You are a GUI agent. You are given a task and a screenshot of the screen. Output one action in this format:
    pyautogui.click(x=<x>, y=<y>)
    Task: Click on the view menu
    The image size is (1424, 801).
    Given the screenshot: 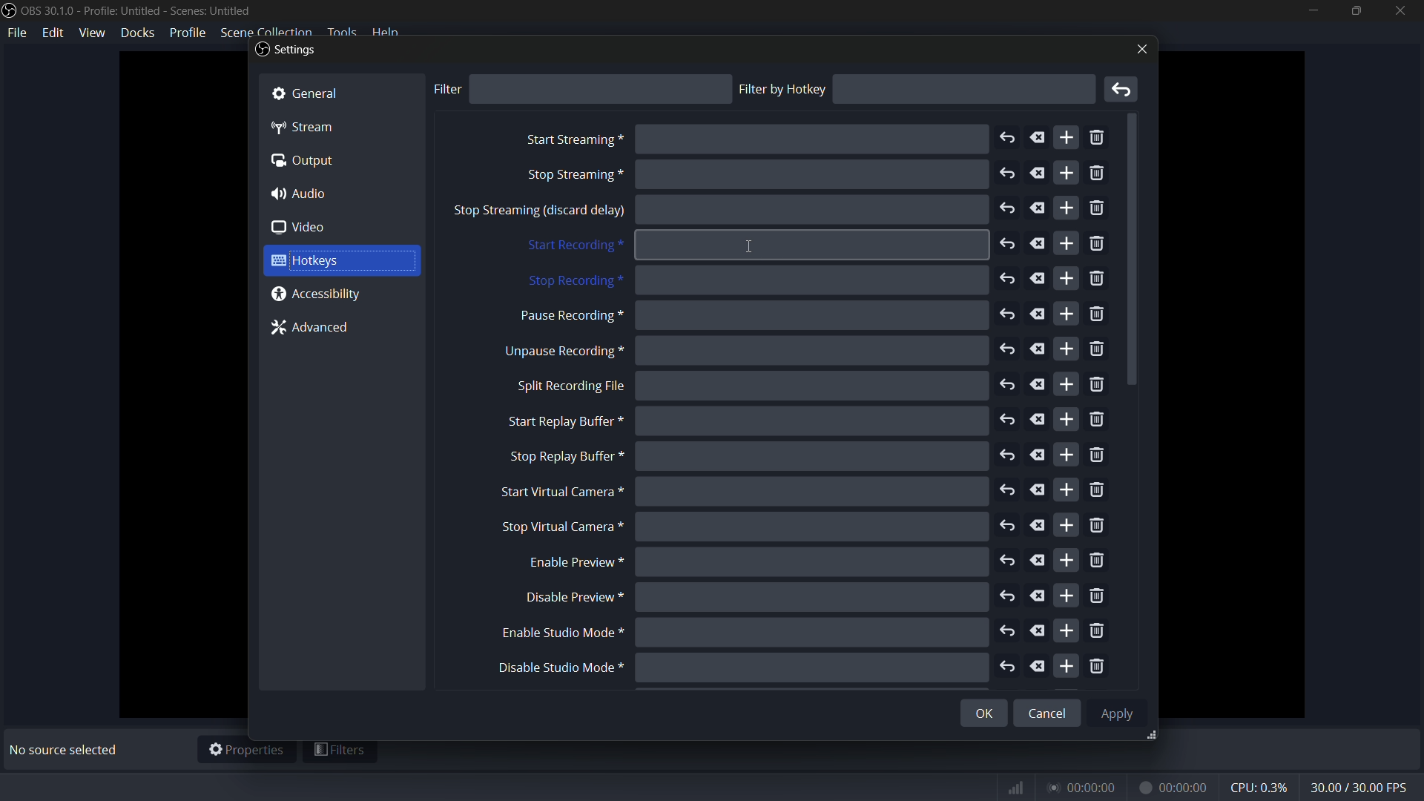 What is the action you would take?
    pyautogui.click(x=92, y=32)
    